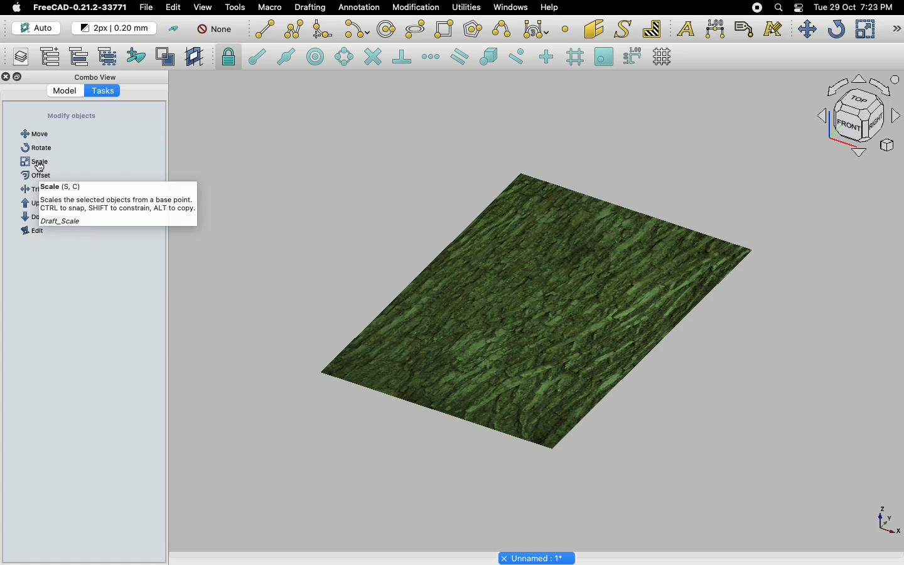 This screenshot has width=904, height=565. What do you see at coordinates (314, 57) in the screenshot?
I see `Snap center` at bounding box center [314, 57].